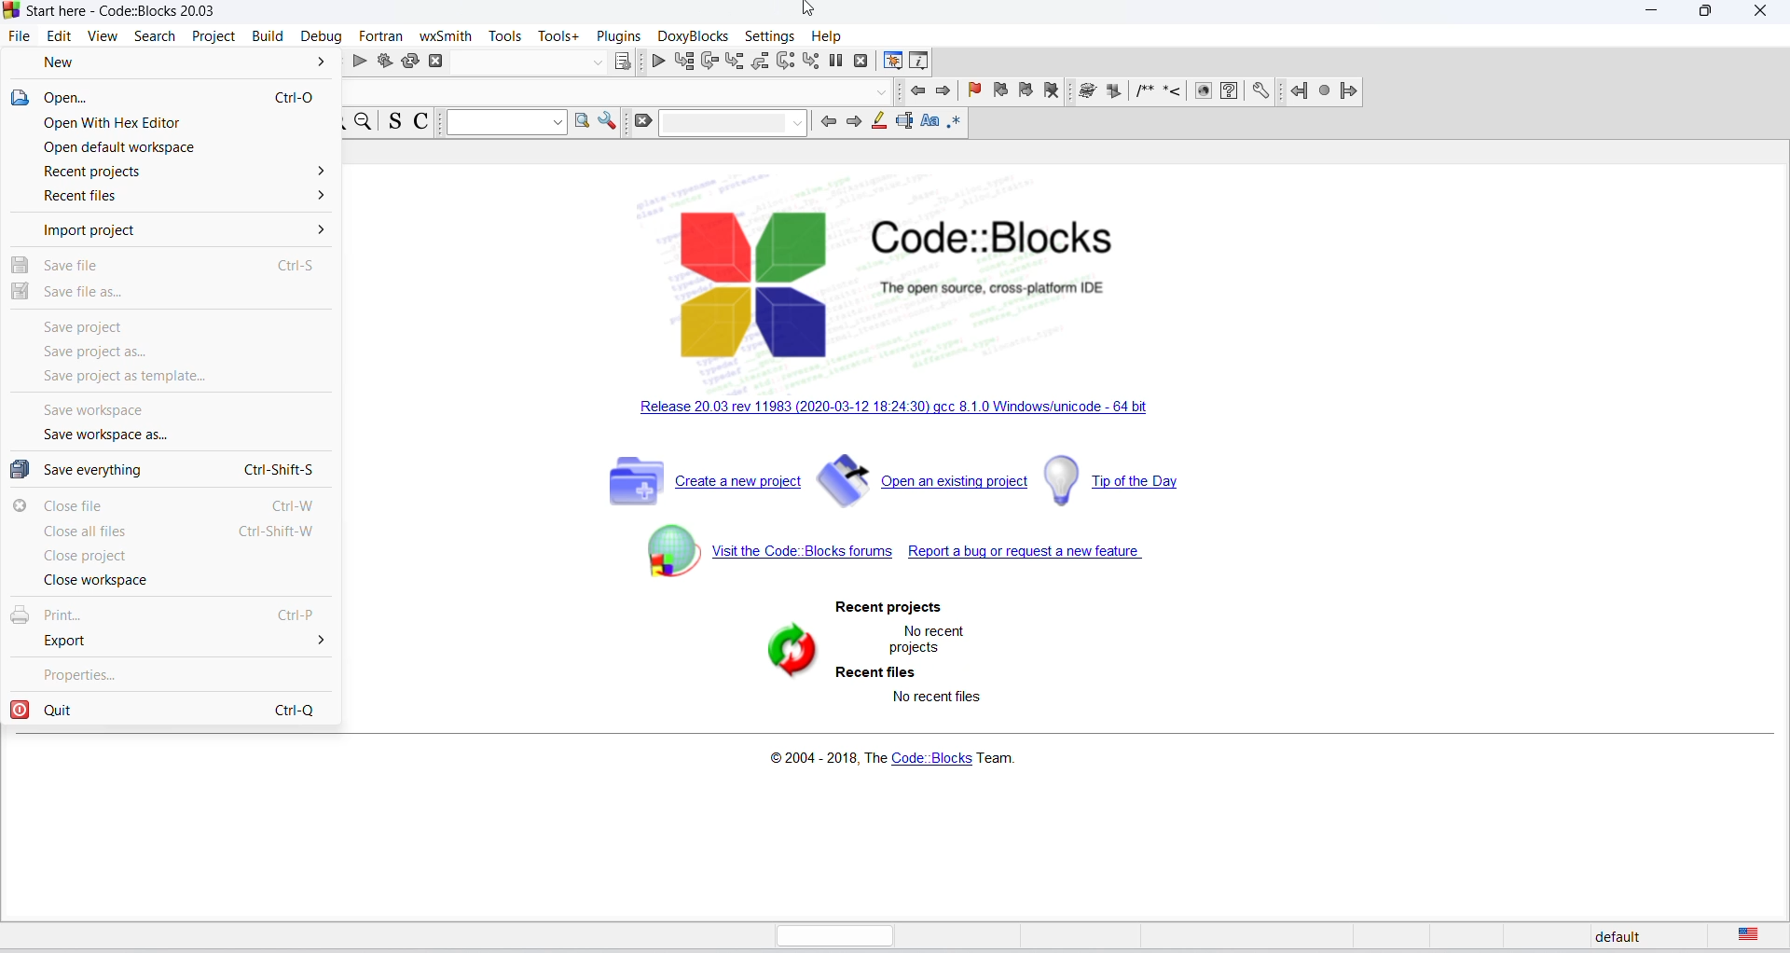 The height and width of the screenshot is (953, 1790). Describe the element at coordinates (323, 36) in the screenshot. I see `debug` at that location.